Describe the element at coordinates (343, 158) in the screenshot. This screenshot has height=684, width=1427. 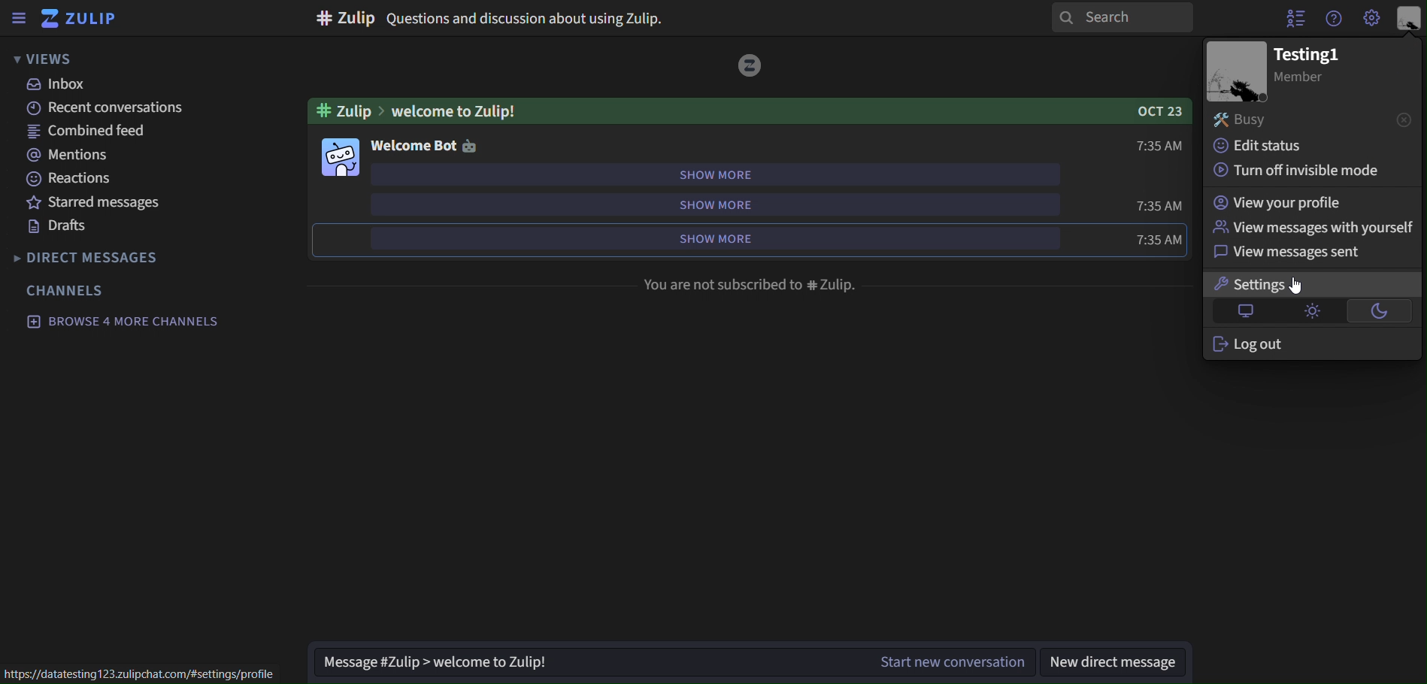
I see `image` at that location.